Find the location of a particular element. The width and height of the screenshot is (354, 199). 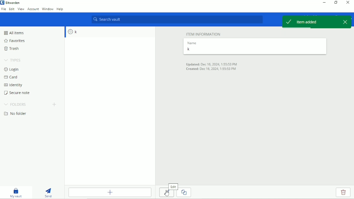

Bitwarden is located at coordinates (13, 3).